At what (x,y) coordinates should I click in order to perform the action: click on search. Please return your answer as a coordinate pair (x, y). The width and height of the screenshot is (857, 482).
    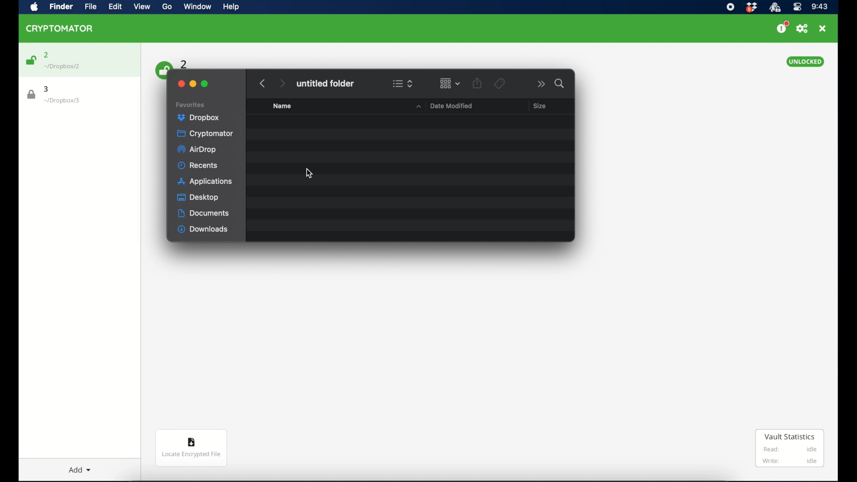
    Looking at the image, I should click on (560, 83).